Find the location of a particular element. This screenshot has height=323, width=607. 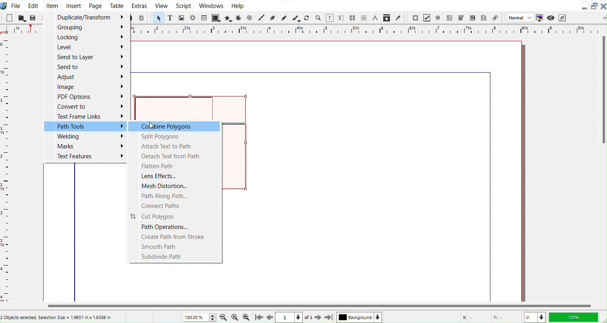

Page is located at coordinates (95, 5).